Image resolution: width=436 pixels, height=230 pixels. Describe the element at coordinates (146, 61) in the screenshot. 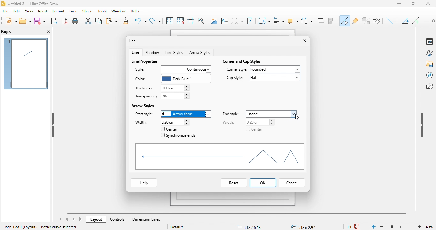

I see `line properties` at that location.